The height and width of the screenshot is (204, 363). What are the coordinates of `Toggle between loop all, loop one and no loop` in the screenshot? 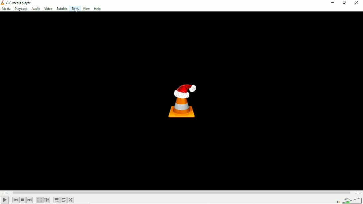 It's located at (63, 200).